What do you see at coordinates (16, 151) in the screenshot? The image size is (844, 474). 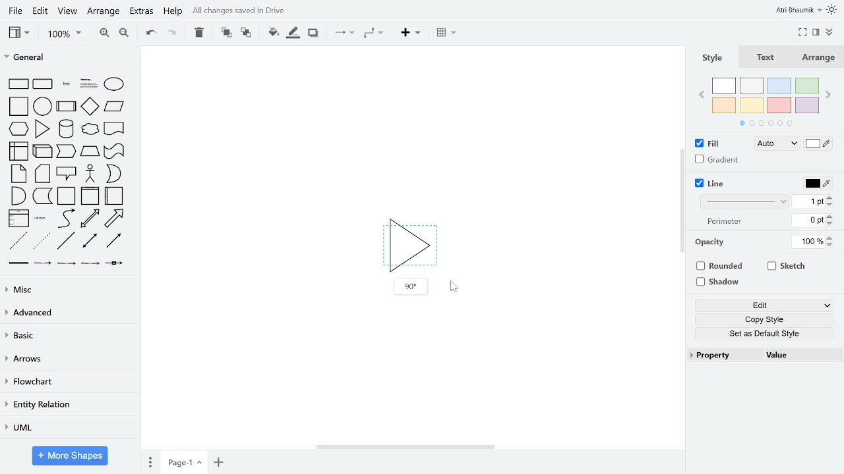 I see `internal storage` at bounding box center [16, 151].